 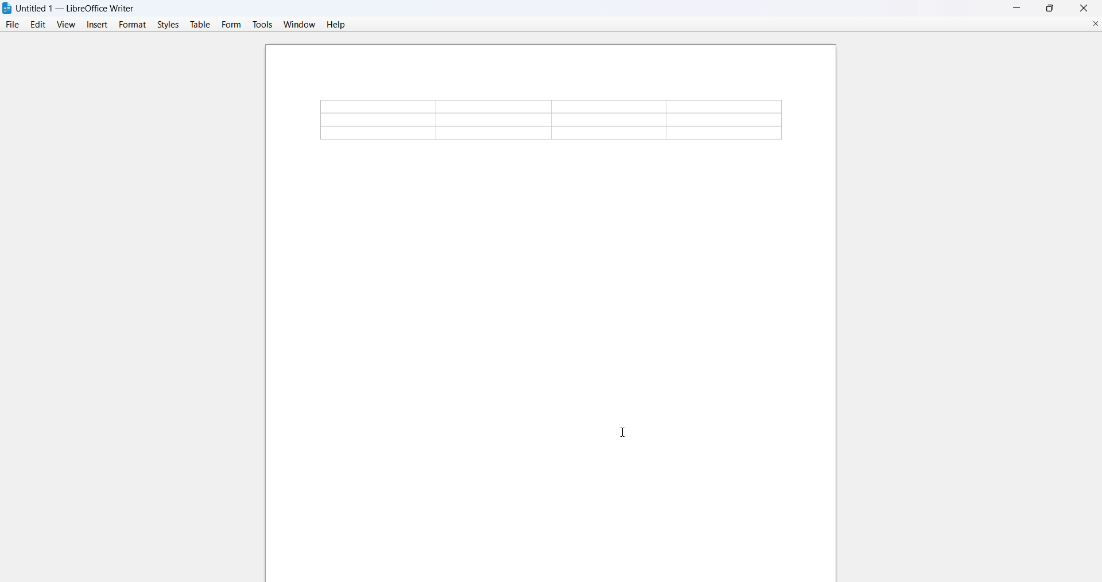 I want to click on table, so click(x=200, y=25).